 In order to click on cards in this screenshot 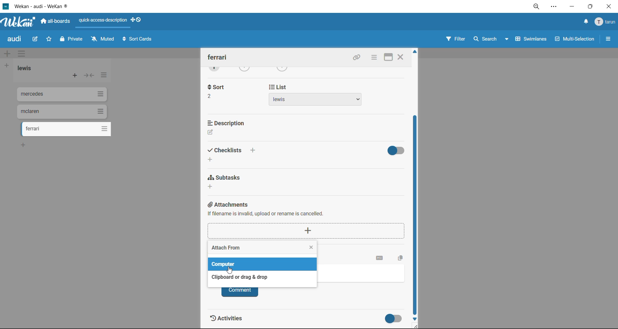, I will do `click(60, 94)`.